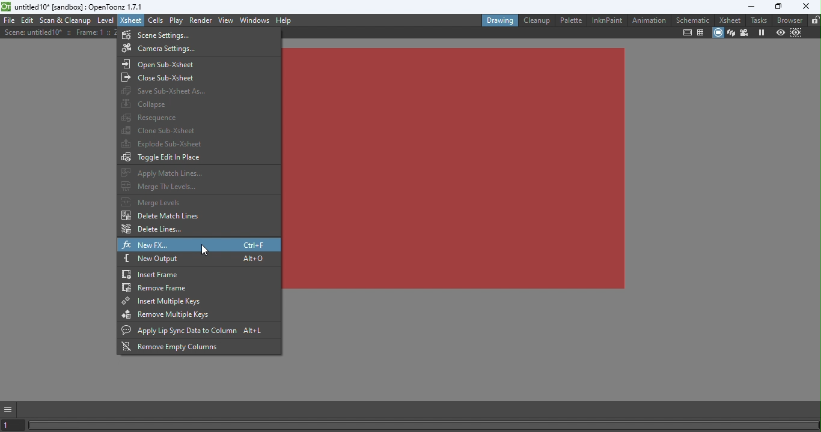  I want to click on Explode sub-Xsheet, so click(163, 144).